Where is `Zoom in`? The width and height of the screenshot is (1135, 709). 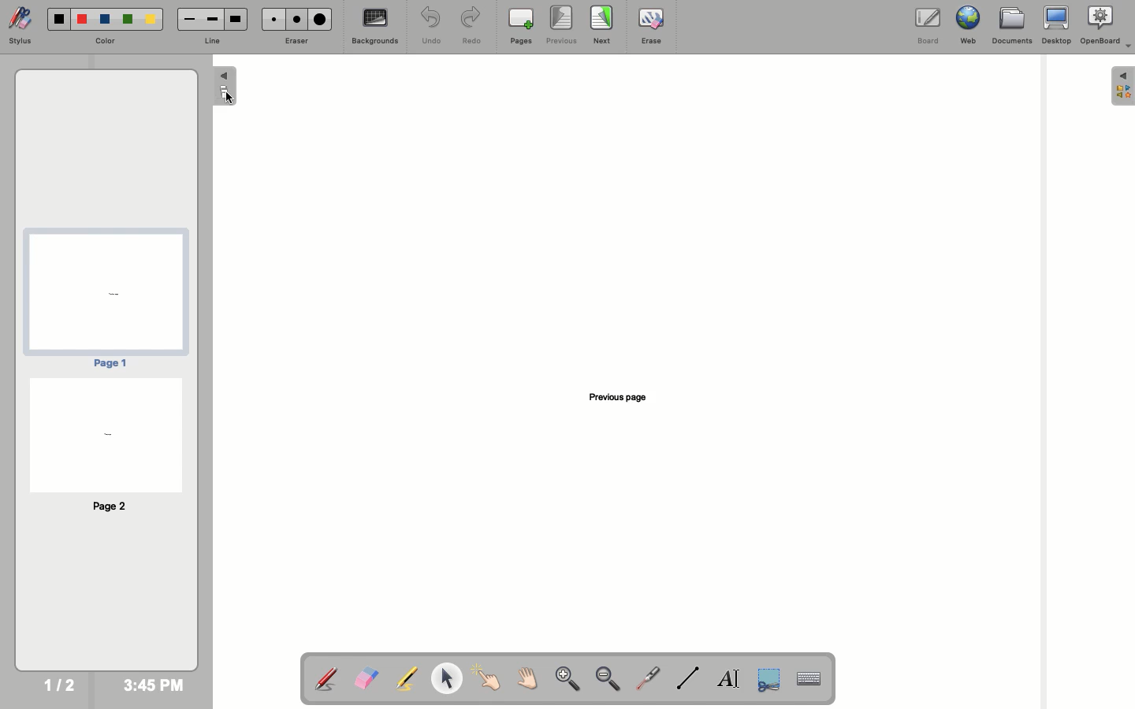 Zoom in is located at coordinates (567, 680).